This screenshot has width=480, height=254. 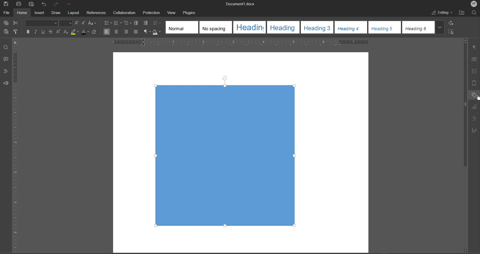 What do you see at coordinates (283, 27) in the screenshot?
I see `Heading 2` at bounding box center [283, 27].